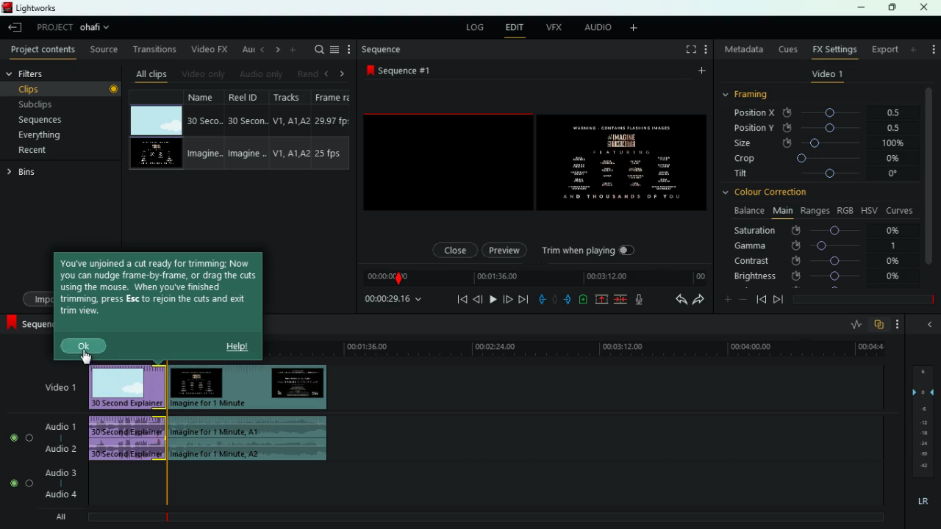  I want to click on hold, so click(557, 301).